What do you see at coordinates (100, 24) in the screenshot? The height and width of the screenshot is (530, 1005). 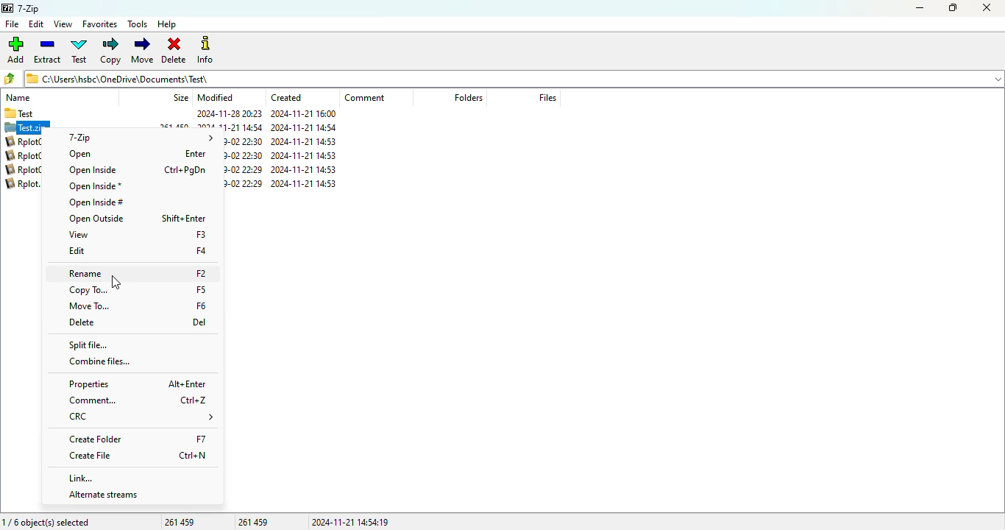 I see `favorites` at bounding box center [100, 24].